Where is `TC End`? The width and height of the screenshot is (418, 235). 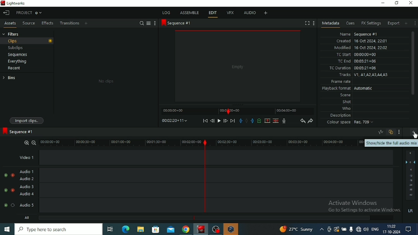 TC End is located at coordinates (358, 62).